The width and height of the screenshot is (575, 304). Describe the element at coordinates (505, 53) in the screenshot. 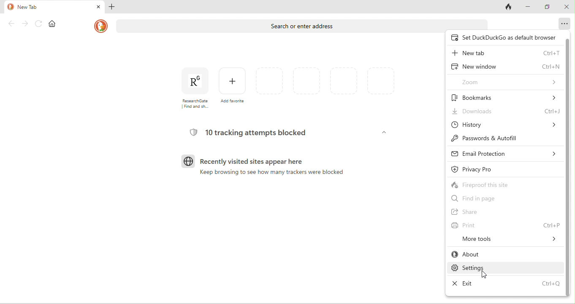

I see `new tab` at that location.